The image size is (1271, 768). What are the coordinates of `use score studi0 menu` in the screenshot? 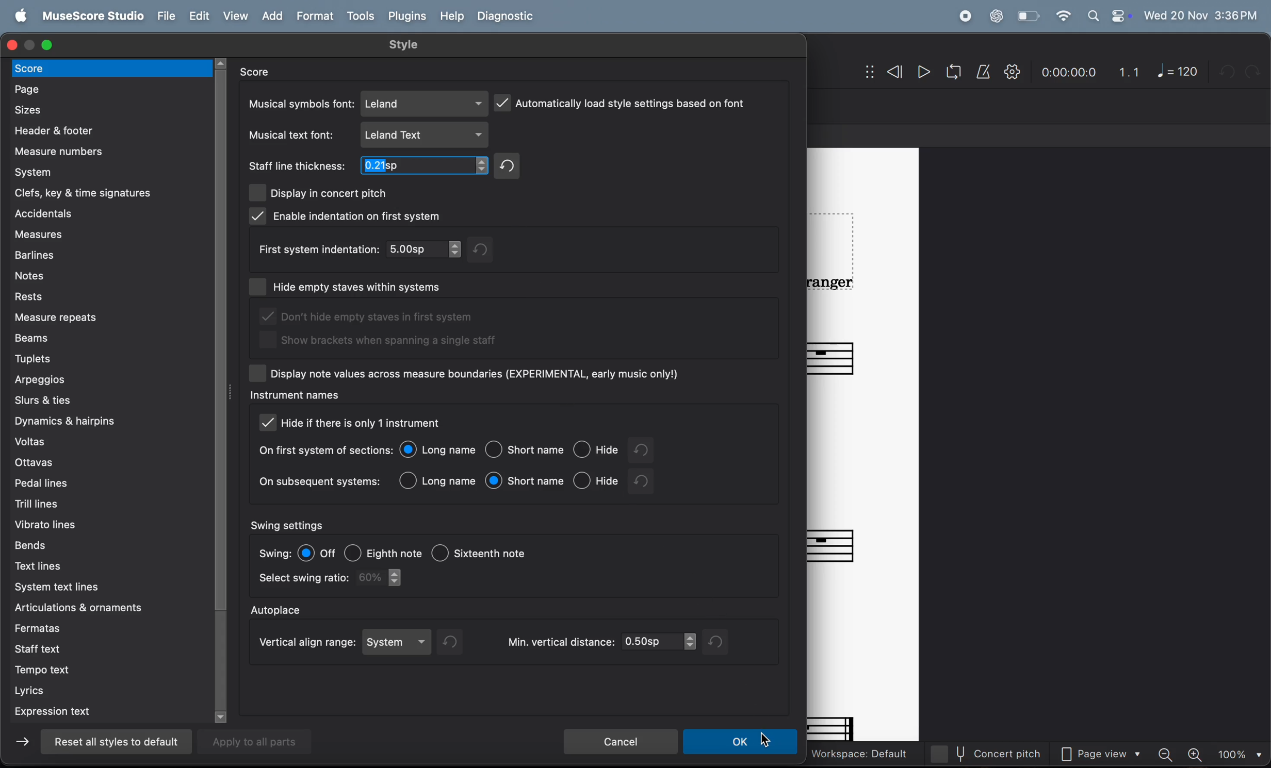 It's located at (90, 16).